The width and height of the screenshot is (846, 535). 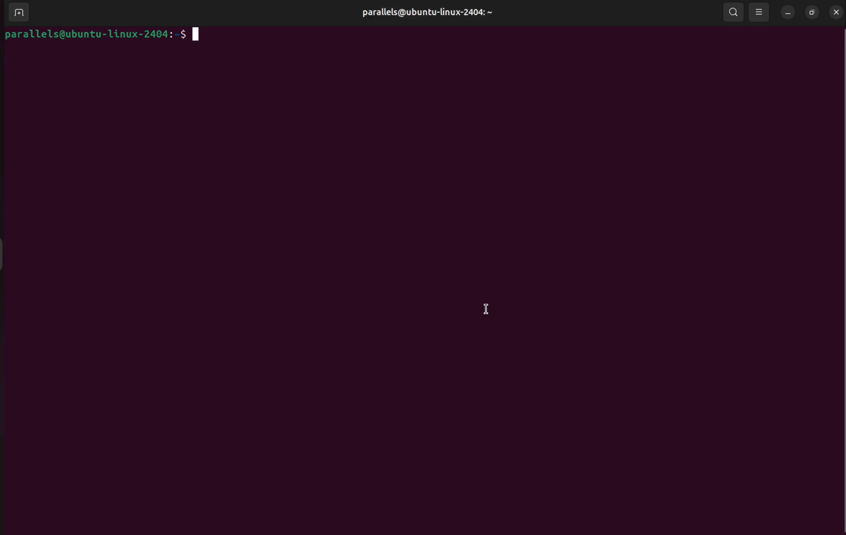 I want to click on view options, so click(x=761, y=12).